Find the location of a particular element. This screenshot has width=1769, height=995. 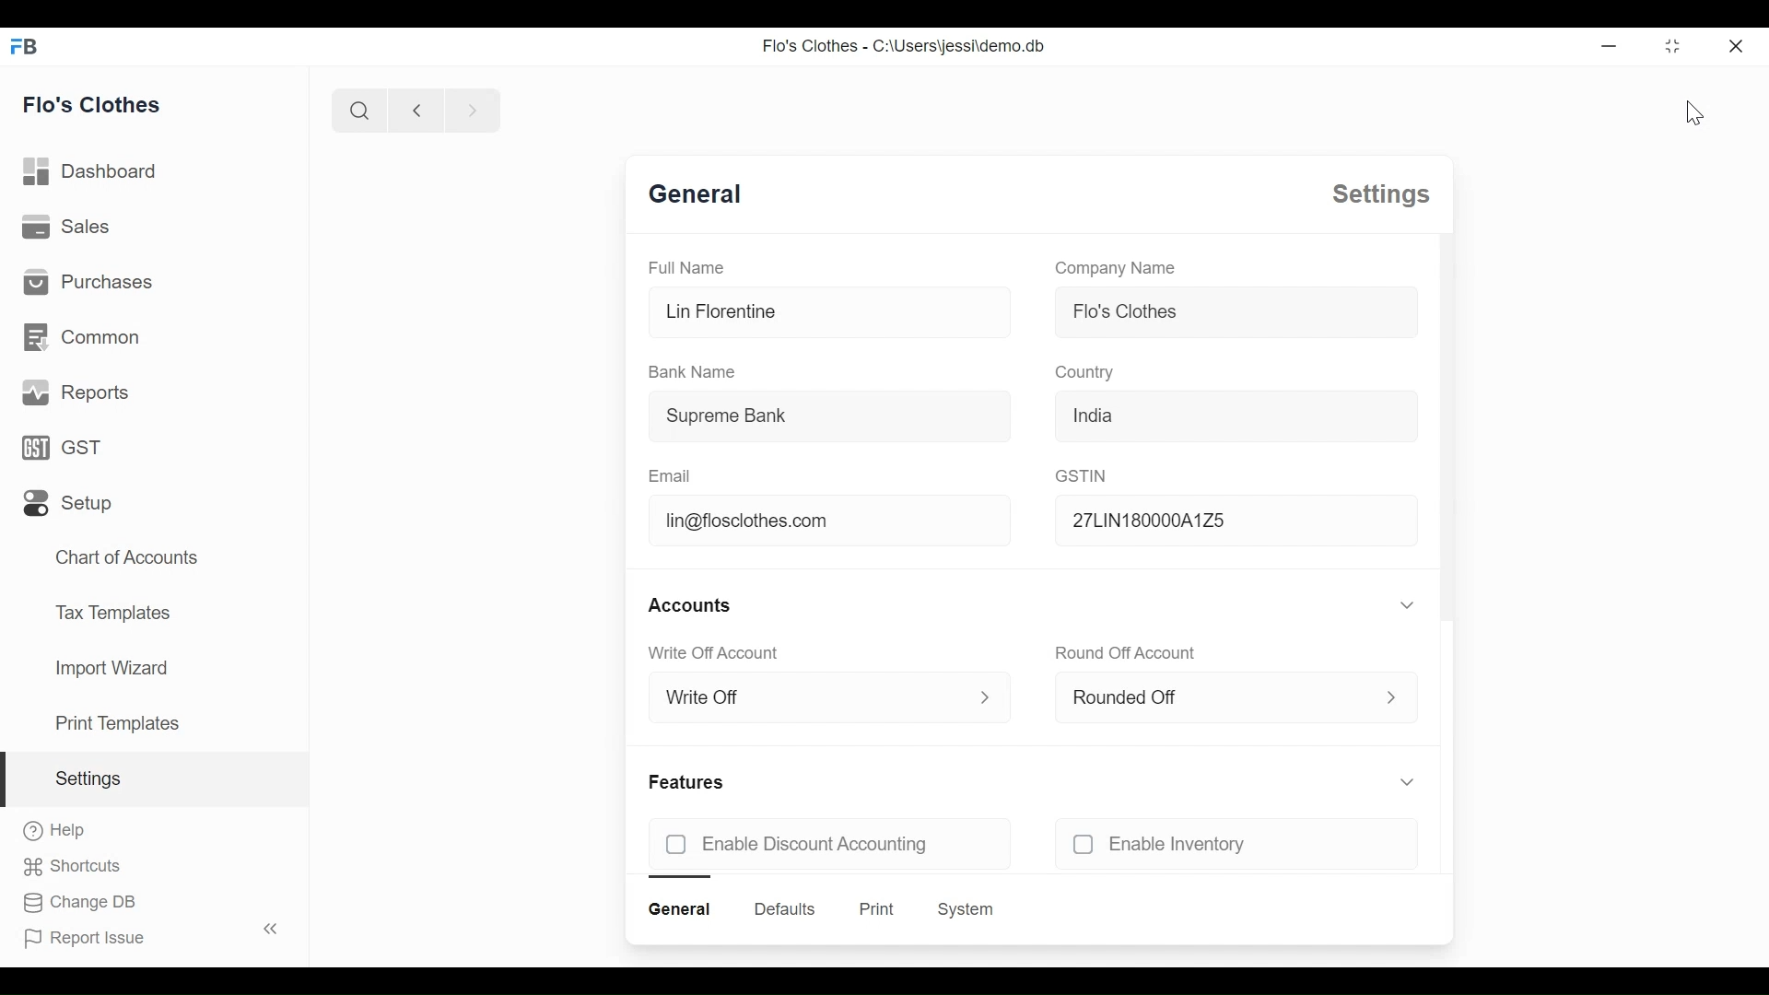

Flo's Clothes is located at coordinates (1120, 311).